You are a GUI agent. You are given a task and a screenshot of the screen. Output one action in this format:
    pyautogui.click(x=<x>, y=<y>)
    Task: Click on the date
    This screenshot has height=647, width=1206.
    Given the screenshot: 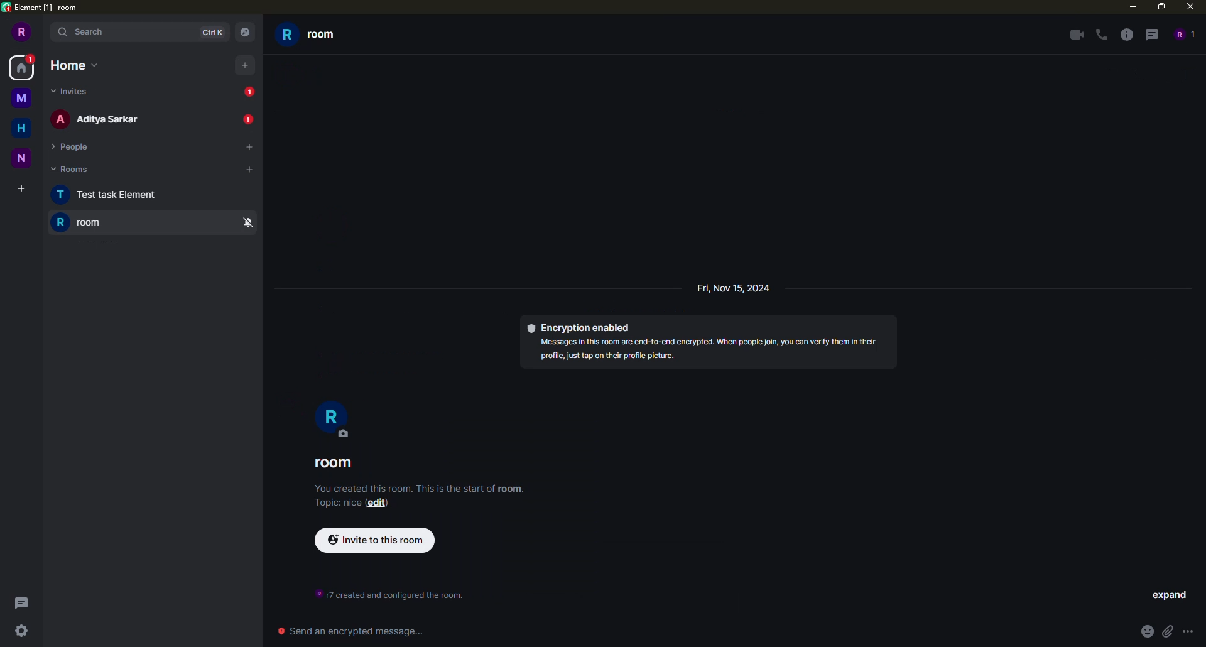 What is the action you would take?
    pyautogui.click(x=734, y=290)
    